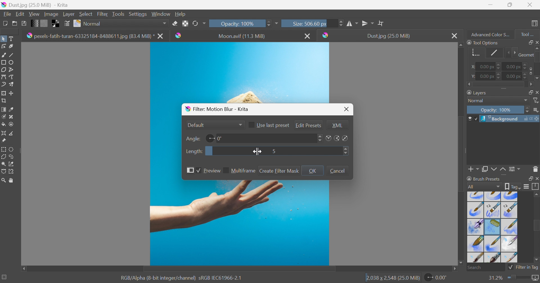 The width and height of the screenshot is (540, 283). What do you see at coordinates (197, 171) in the screenshot?
I see `Checkbox` at bounding box center [197, 171].